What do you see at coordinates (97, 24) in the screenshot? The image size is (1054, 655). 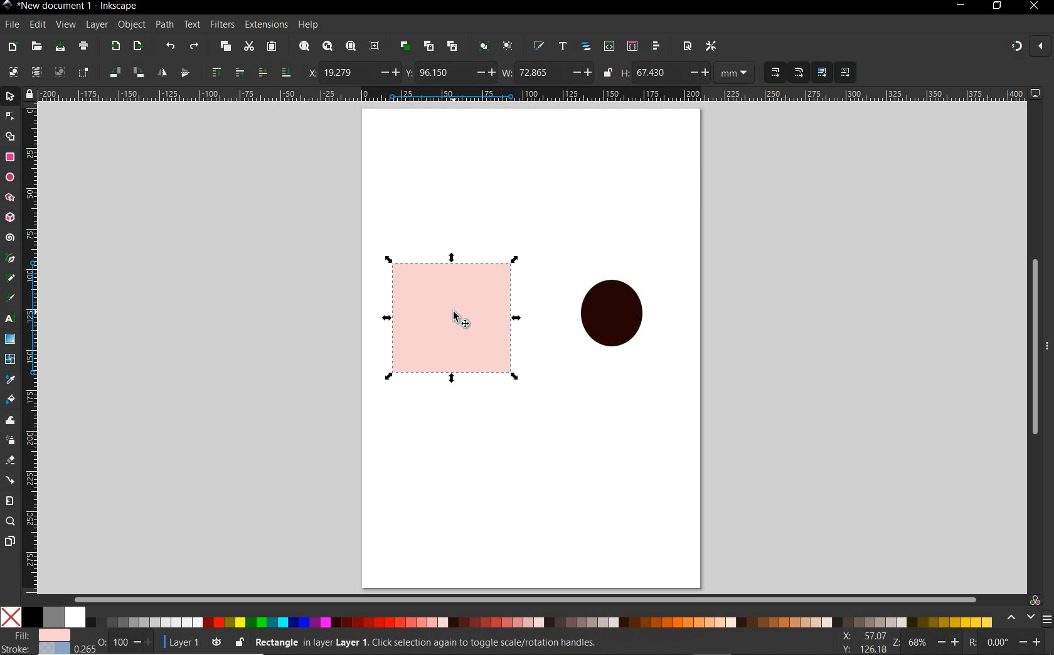 I see `layer` at bounding box center [97, 24].